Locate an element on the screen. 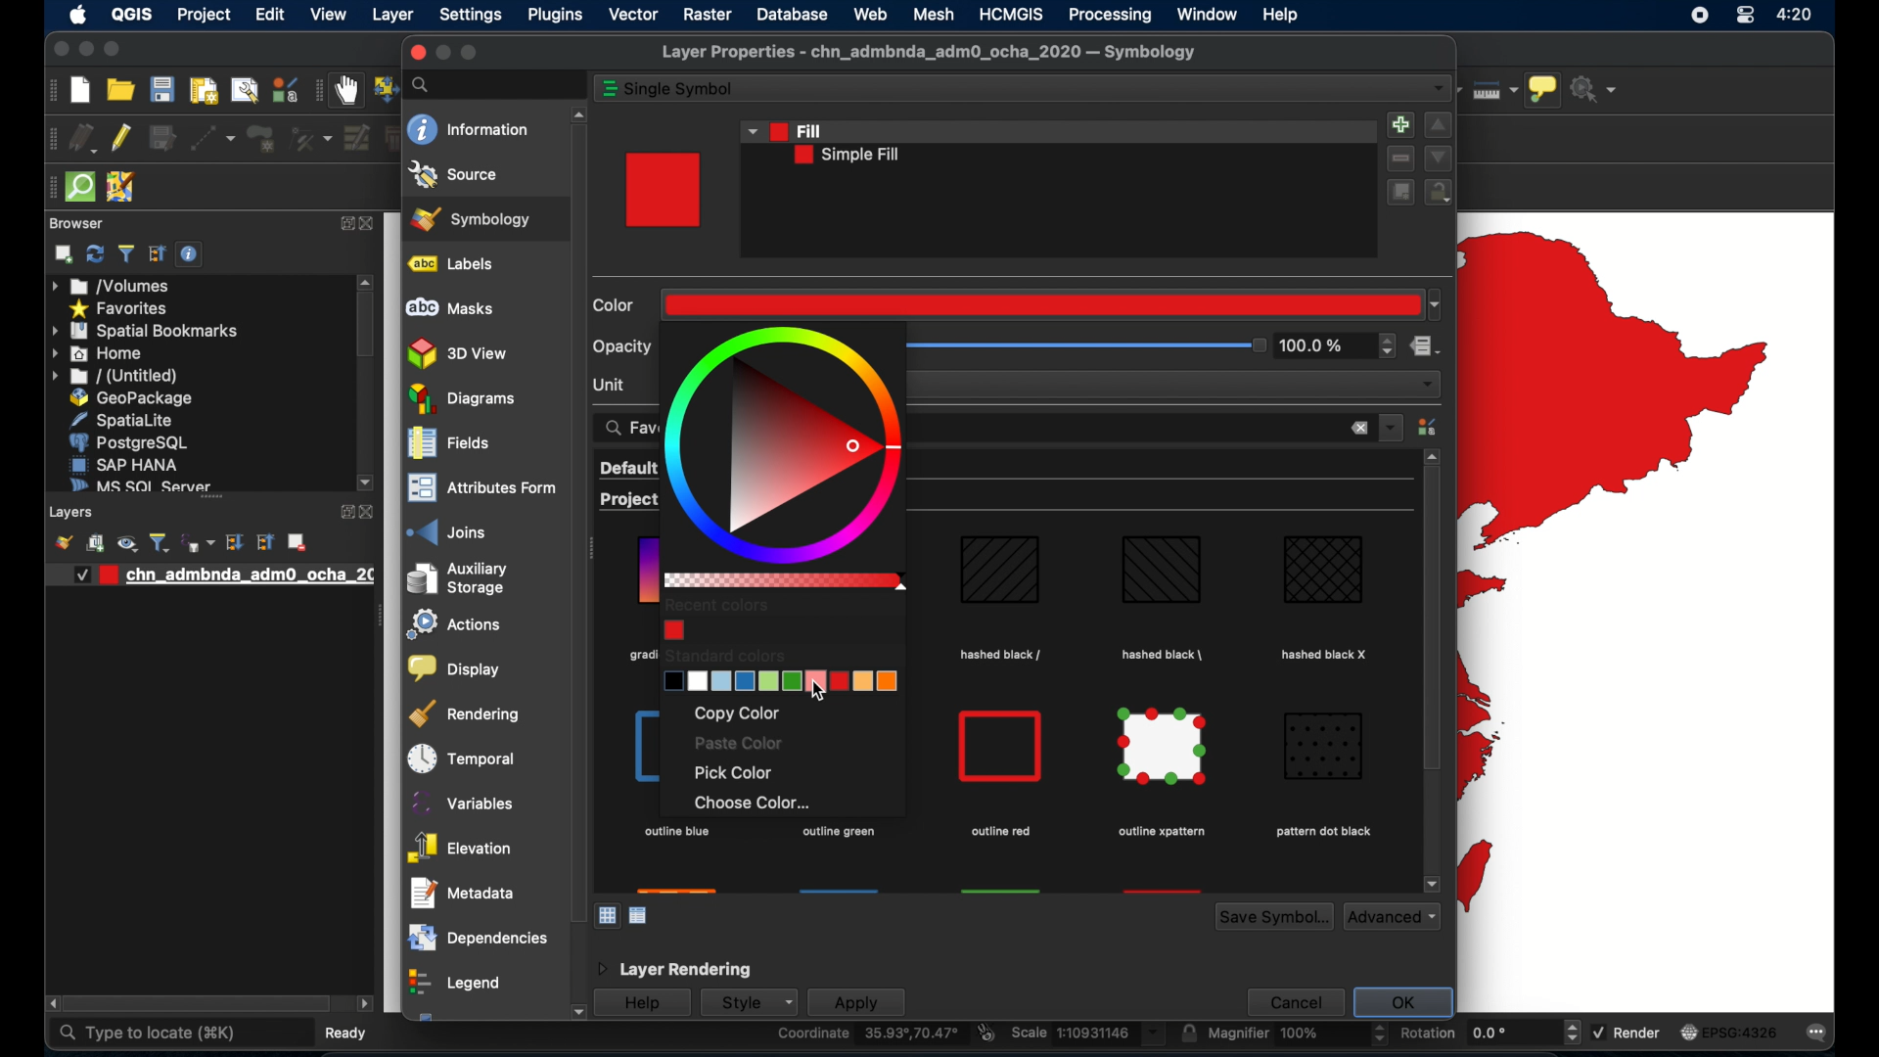  remove symbol color is located at coordinates (1402, 159).